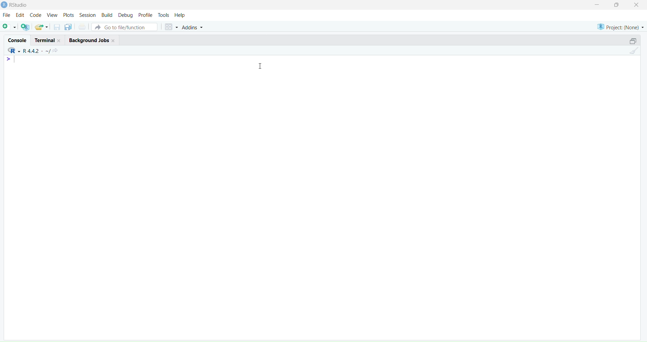  I want to click on File, so click(7, 15).